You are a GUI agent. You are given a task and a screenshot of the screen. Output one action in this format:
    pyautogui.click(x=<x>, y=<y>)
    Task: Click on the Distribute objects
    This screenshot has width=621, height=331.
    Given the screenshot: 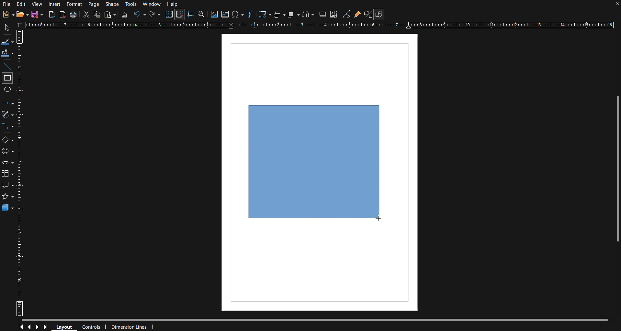 What is the action you would take?
    pyautogui.click(x=308, y=14)
    